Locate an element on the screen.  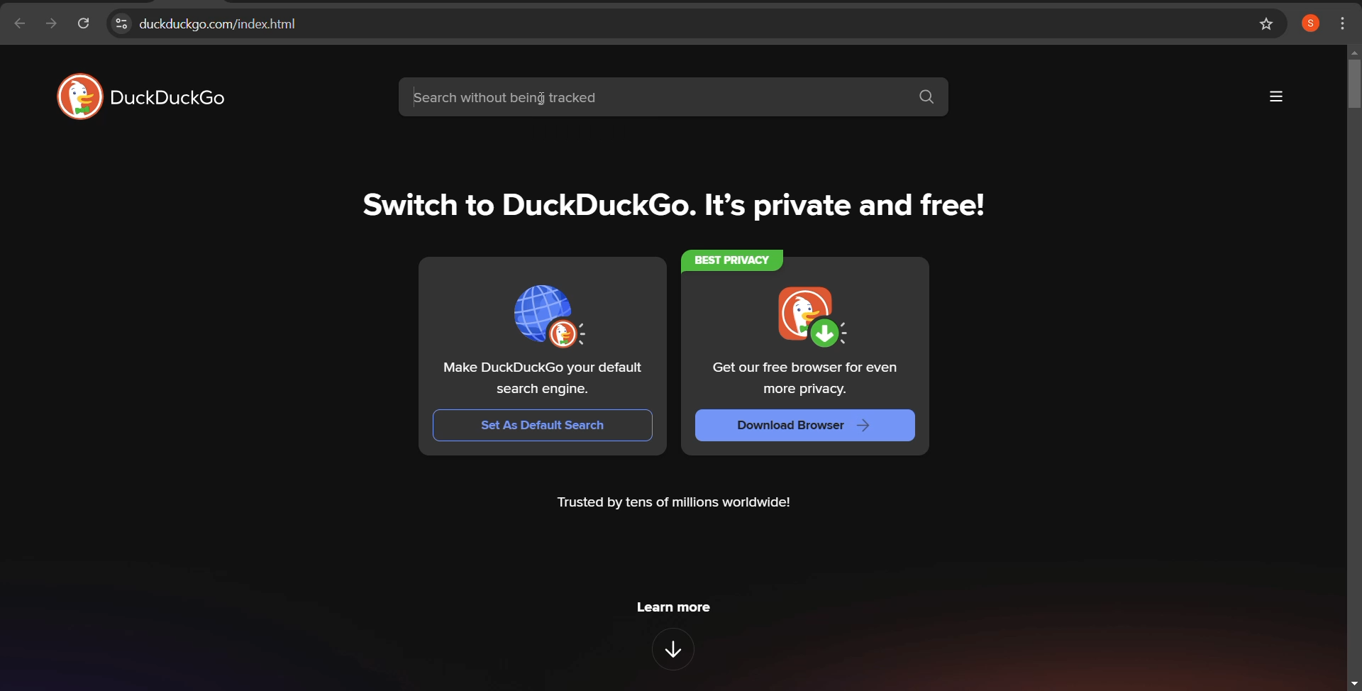
download browser is located at coordinates (811, 425).